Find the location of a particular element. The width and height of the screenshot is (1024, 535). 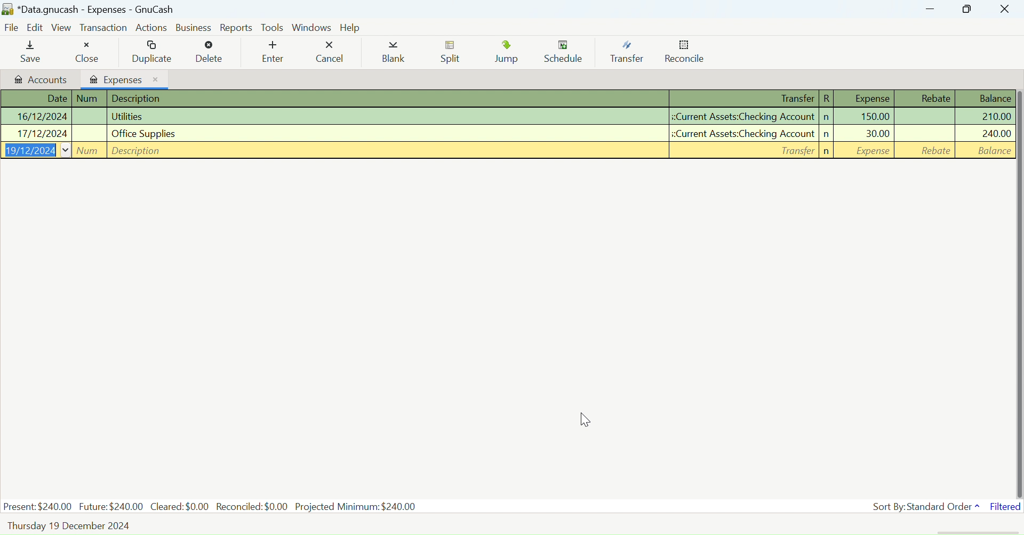

Office Supplies Transaction is located at coordinates (508, 133).